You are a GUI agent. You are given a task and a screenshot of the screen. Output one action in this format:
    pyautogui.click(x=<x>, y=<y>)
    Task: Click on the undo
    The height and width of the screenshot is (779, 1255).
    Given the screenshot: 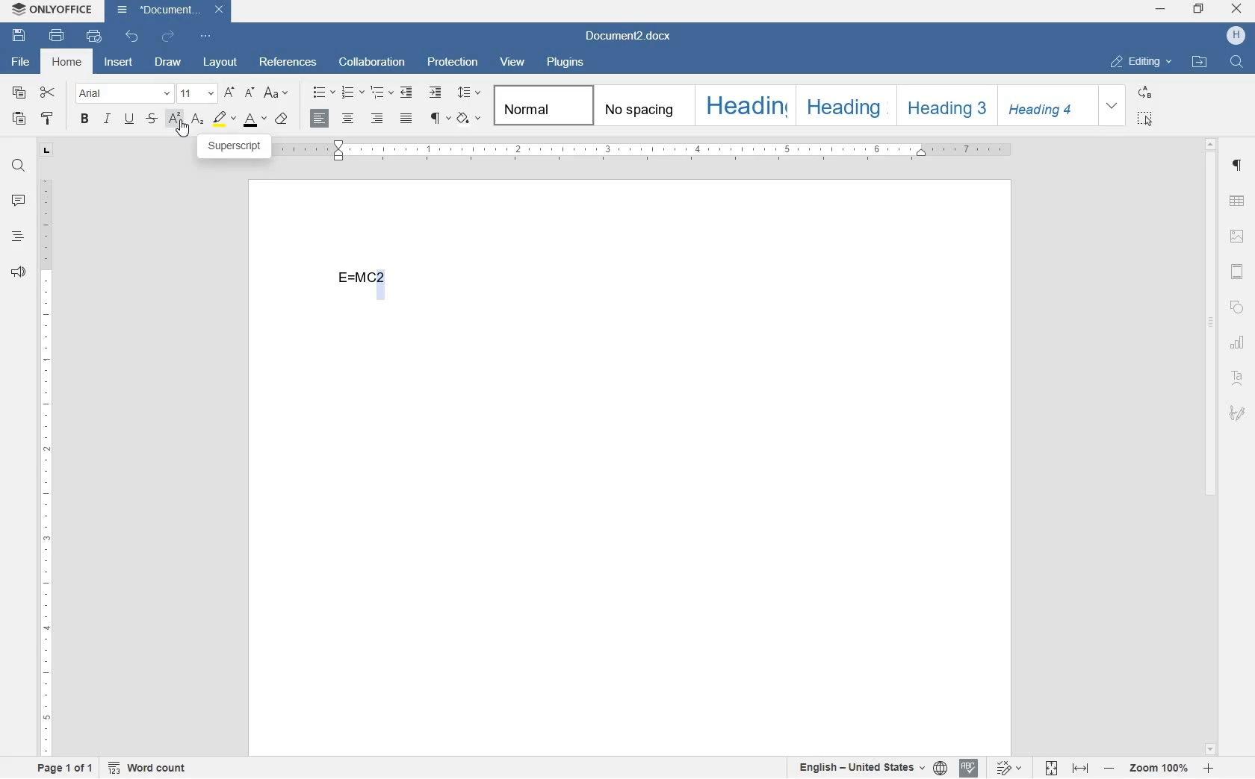 What is the action you would take?
    pyautogui.click(x=133, y=40)
    